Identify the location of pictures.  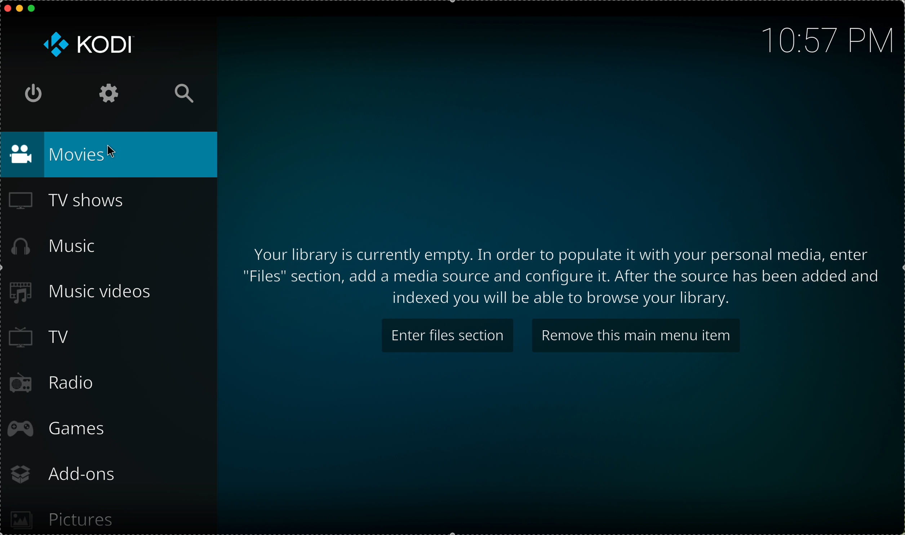
(63, 515).